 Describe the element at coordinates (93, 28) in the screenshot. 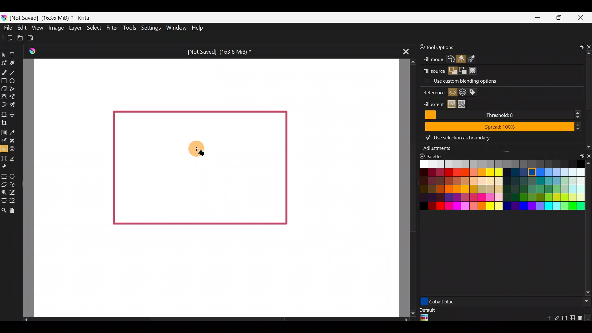

I see `Select` at that location.